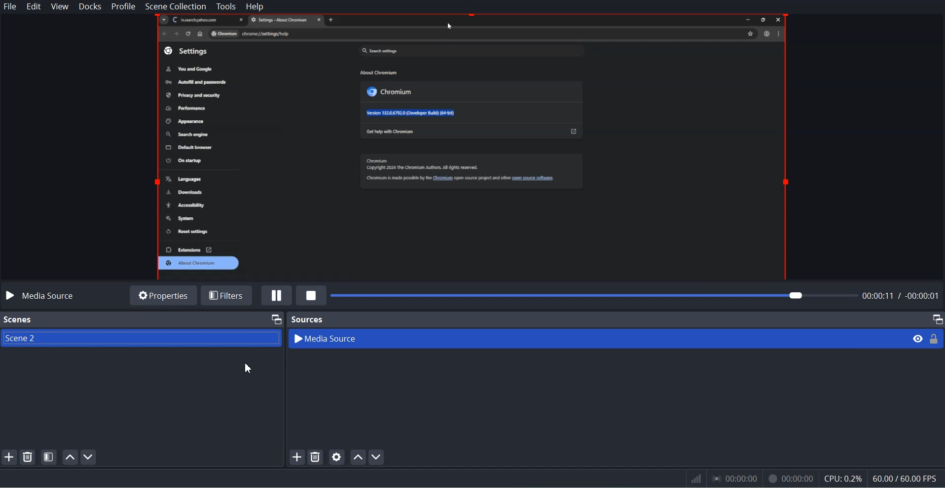  Describe the element at coordinates (60, 7) in the screenshot. I see `View` at that location.